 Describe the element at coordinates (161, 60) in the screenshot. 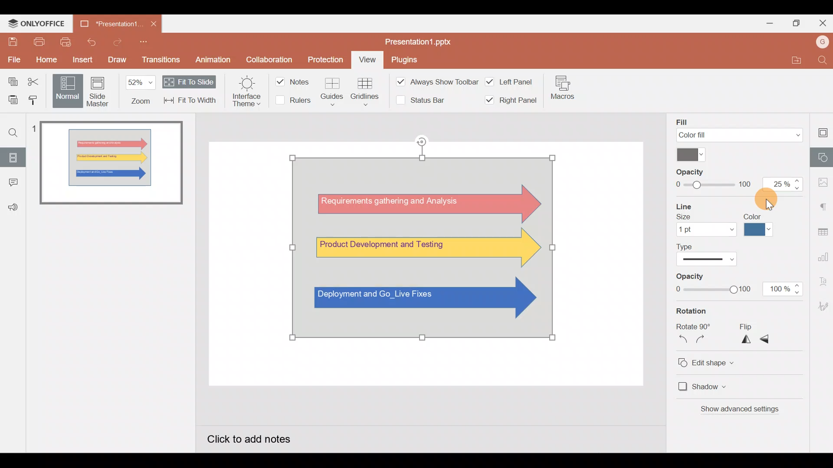

I see `Transitions` at that location.